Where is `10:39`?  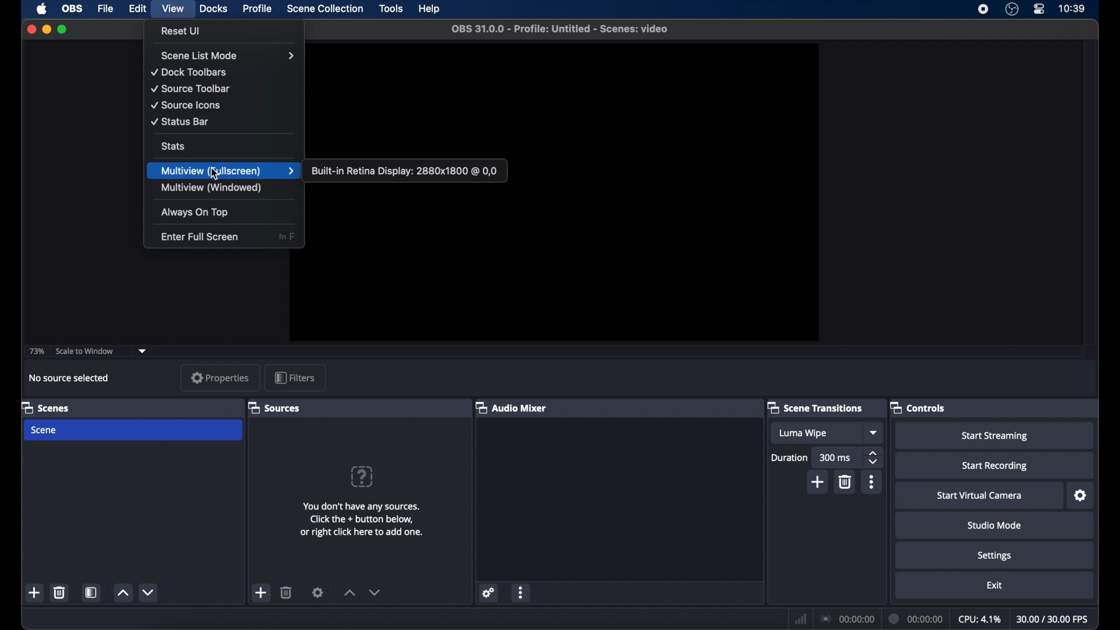
10:39 is located at coordinates (1073, 8).